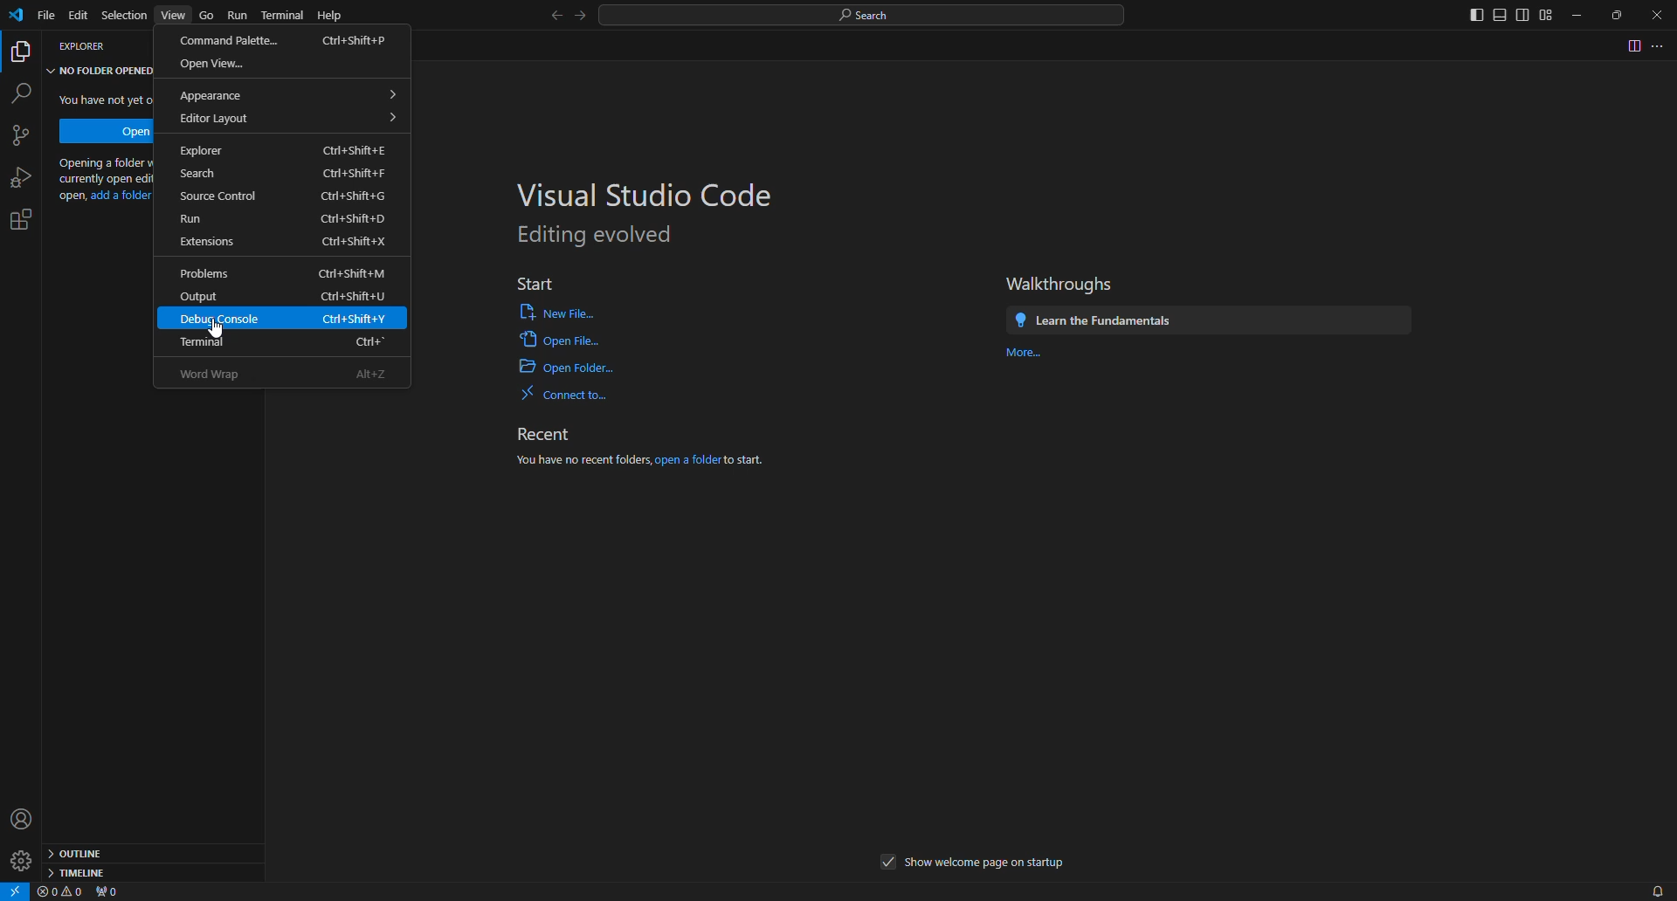 The width and height of the screenshot is (1677, 901). What do you see at coordinates (1620, 13) in the screenshot?
I see `restore down` at bounding box center [1620, 13].